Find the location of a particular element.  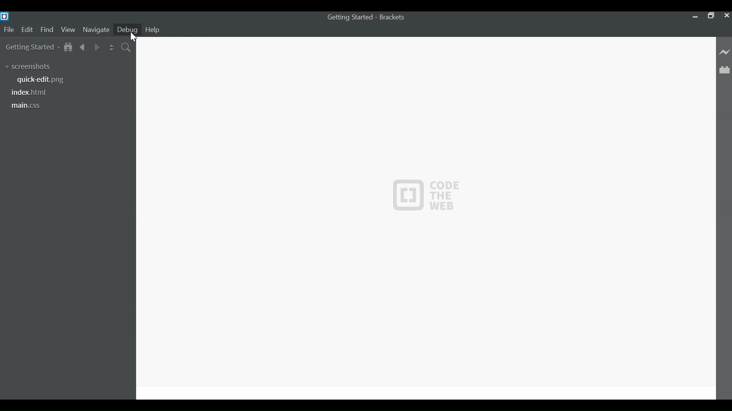

Navigate is located at coordinates (96, 30).